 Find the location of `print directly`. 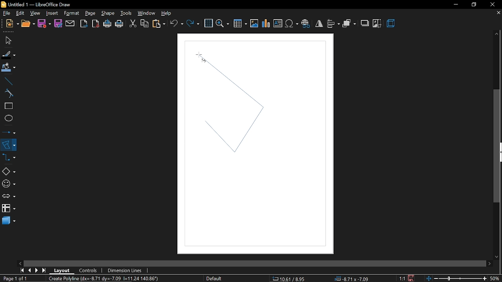

print directly is located at coordinates (108, 24).